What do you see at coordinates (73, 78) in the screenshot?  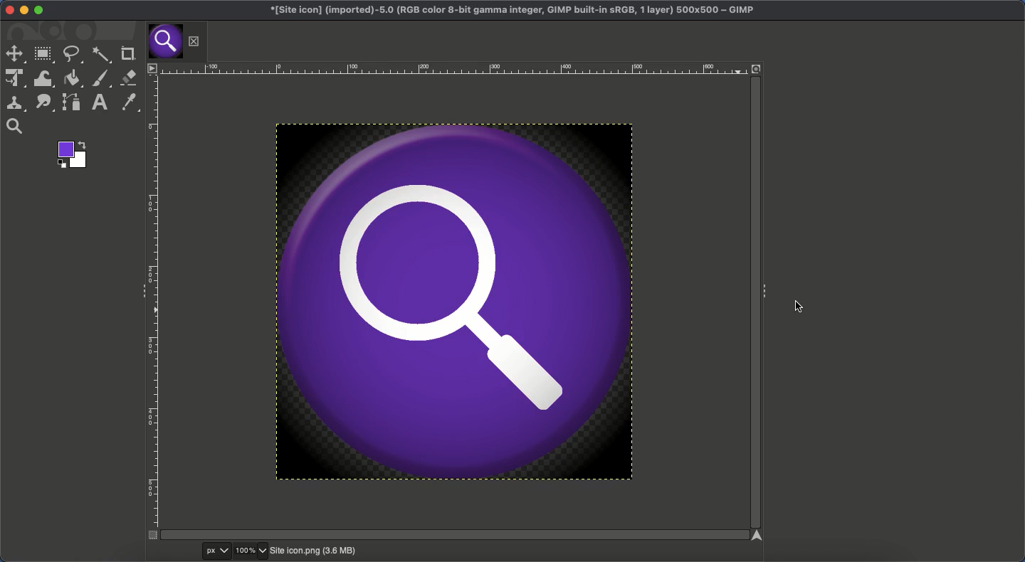 I see `Fill color` at bounding box center [73, 78].